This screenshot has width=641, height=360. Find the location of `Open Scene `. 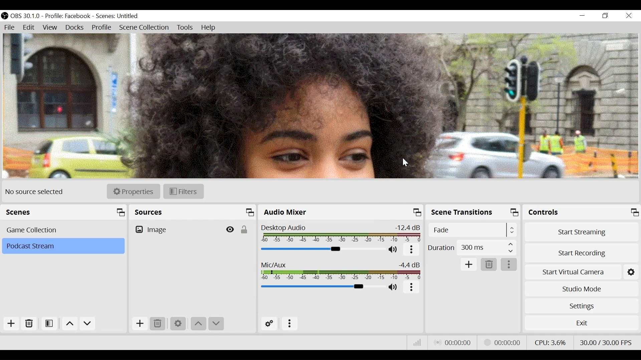

Open Scene  is located at coordinates (48, 324).